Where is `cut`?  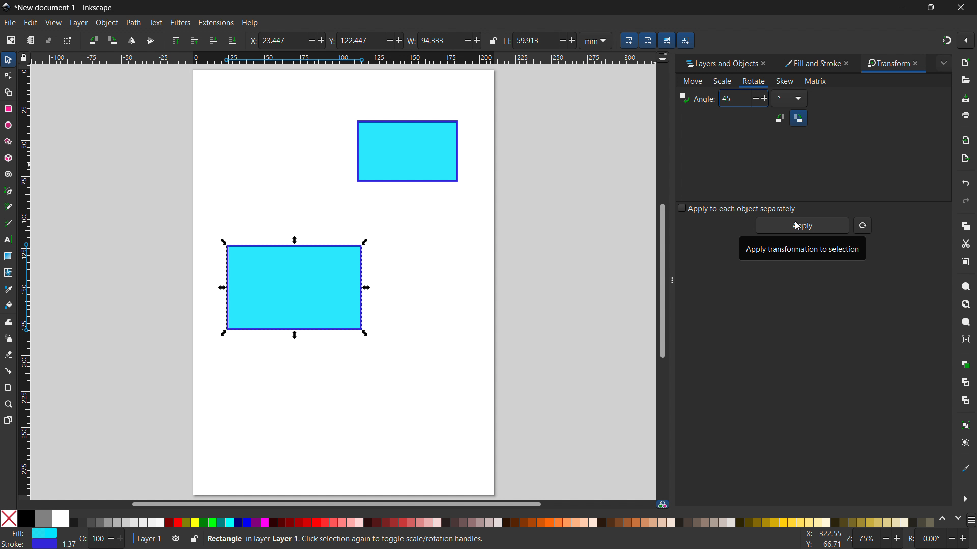 cut is located at coordinates (965, 245).